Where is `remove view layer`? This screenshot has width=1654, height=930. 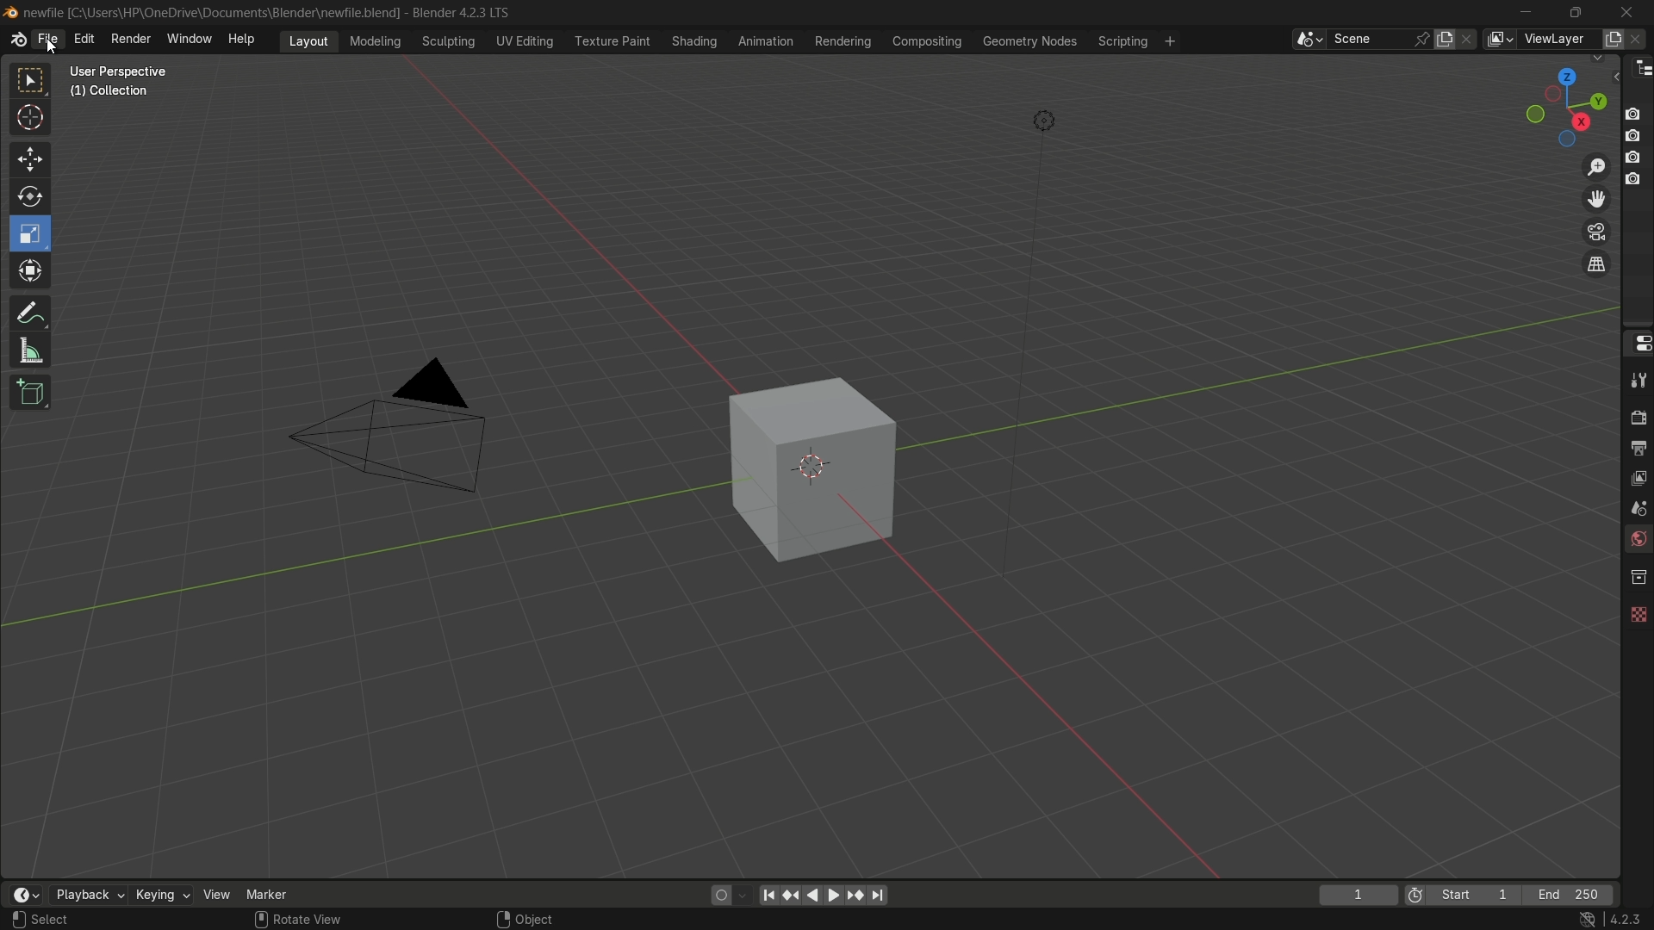 remove view layer is located at coordinates (1639, 38).